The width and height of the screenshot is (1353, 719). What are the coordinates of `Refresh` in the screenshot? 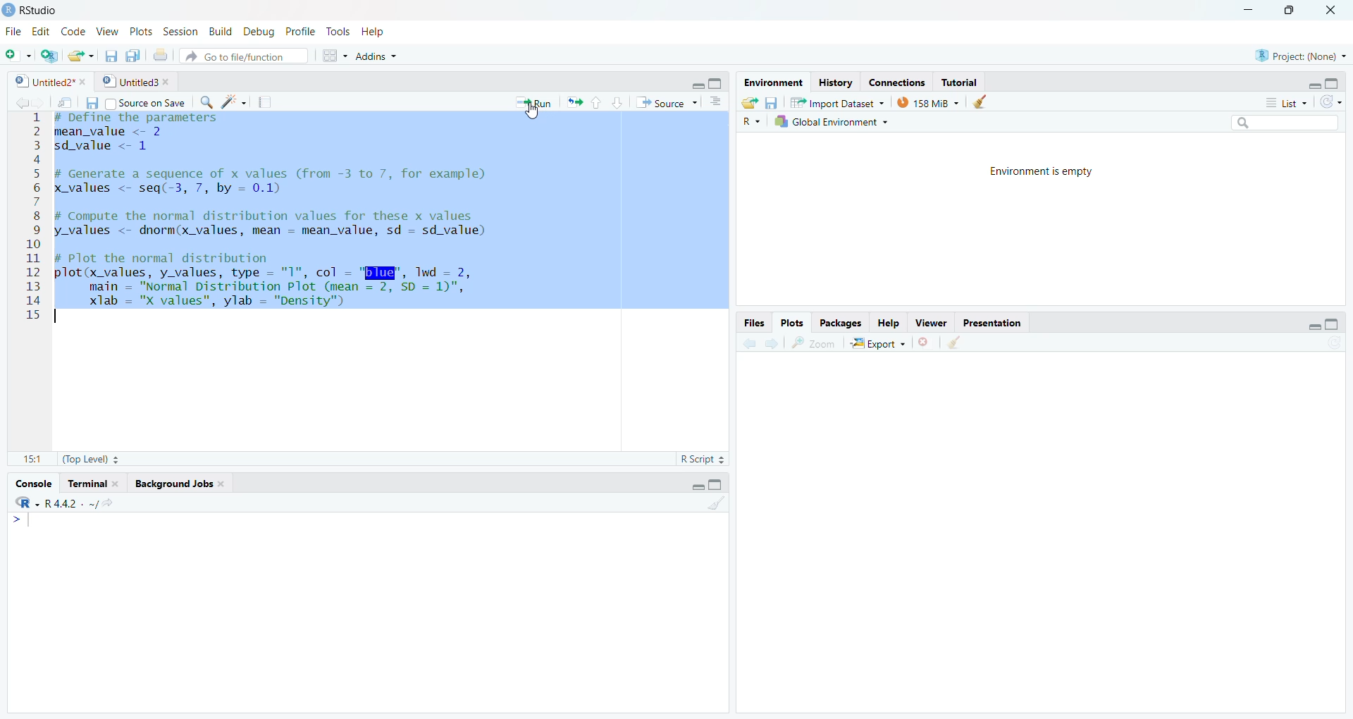 It's located at (1335, 103).